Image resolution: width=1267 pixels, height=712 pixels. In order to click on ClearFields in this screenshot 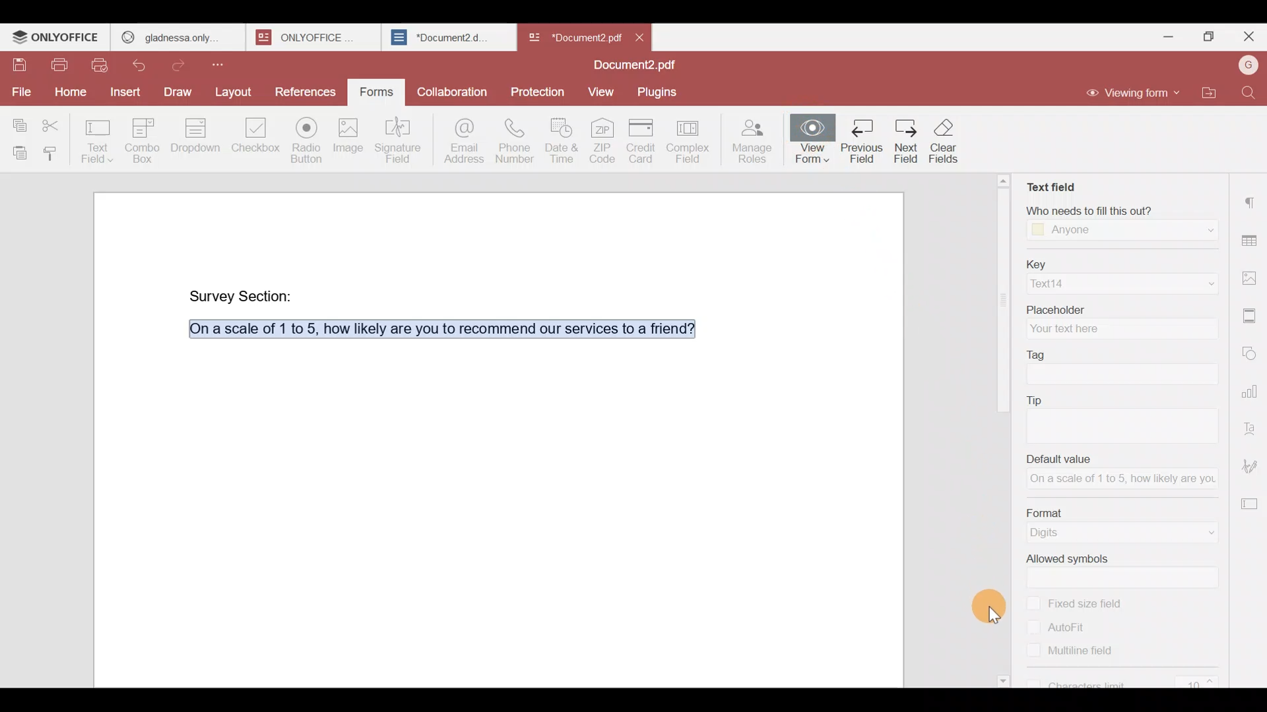, I will do `click(952, 144)`.